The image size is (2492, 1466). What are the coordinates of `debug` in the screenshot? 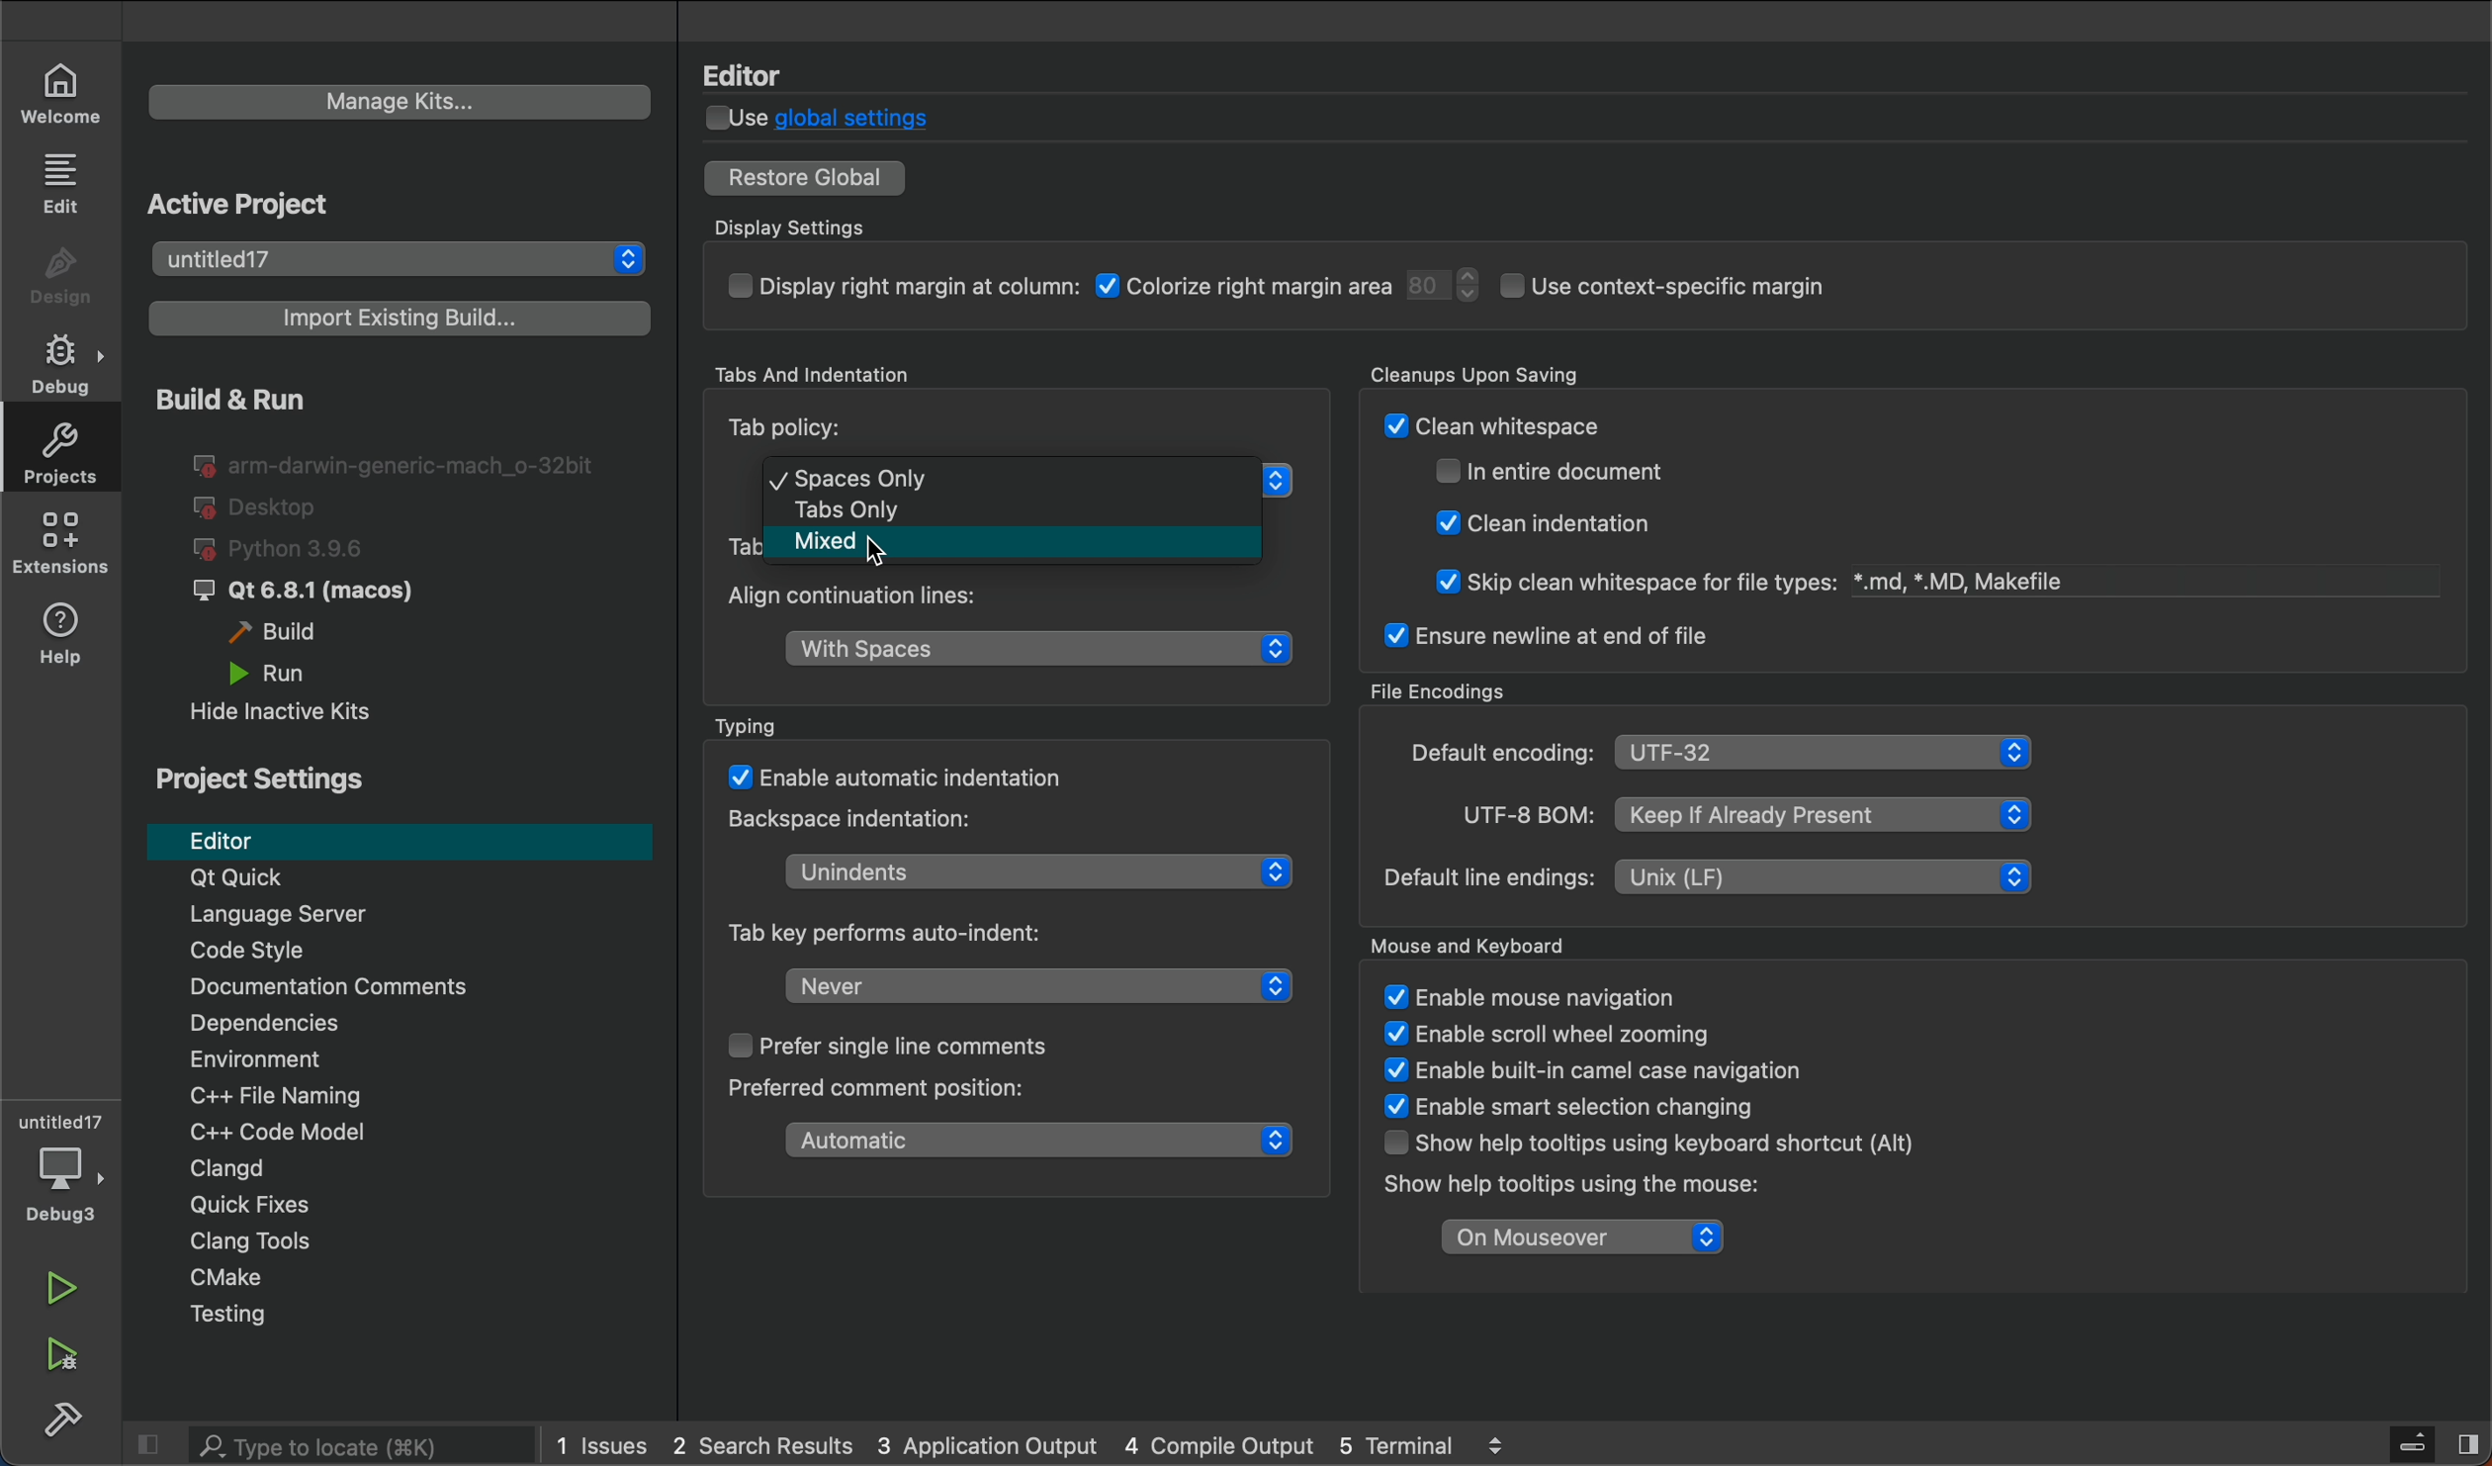 It's located at (69, 362).